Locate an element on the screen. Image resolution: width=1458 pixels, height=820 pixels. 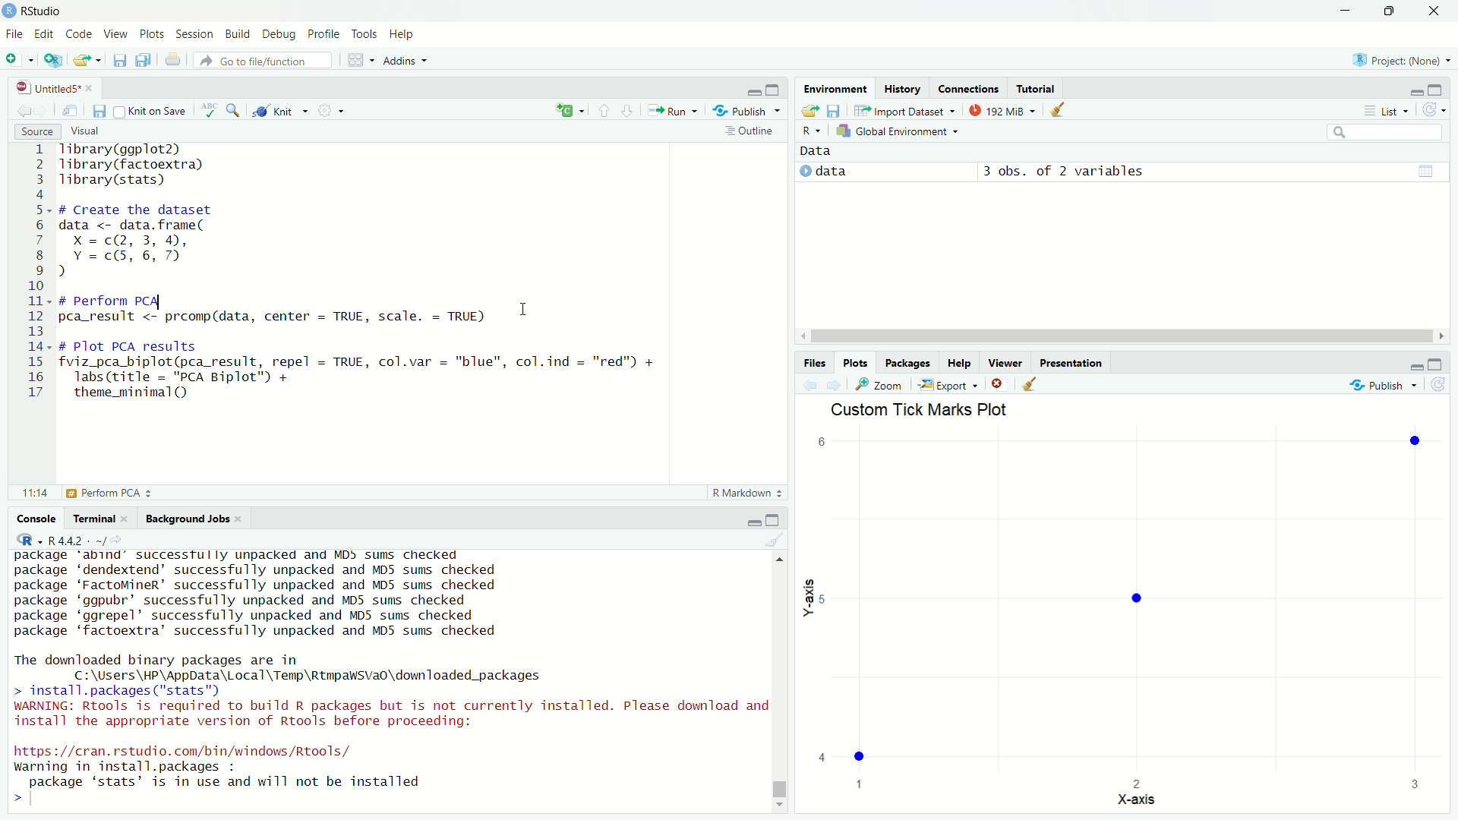
Debug is located at coordinates (280, 35).